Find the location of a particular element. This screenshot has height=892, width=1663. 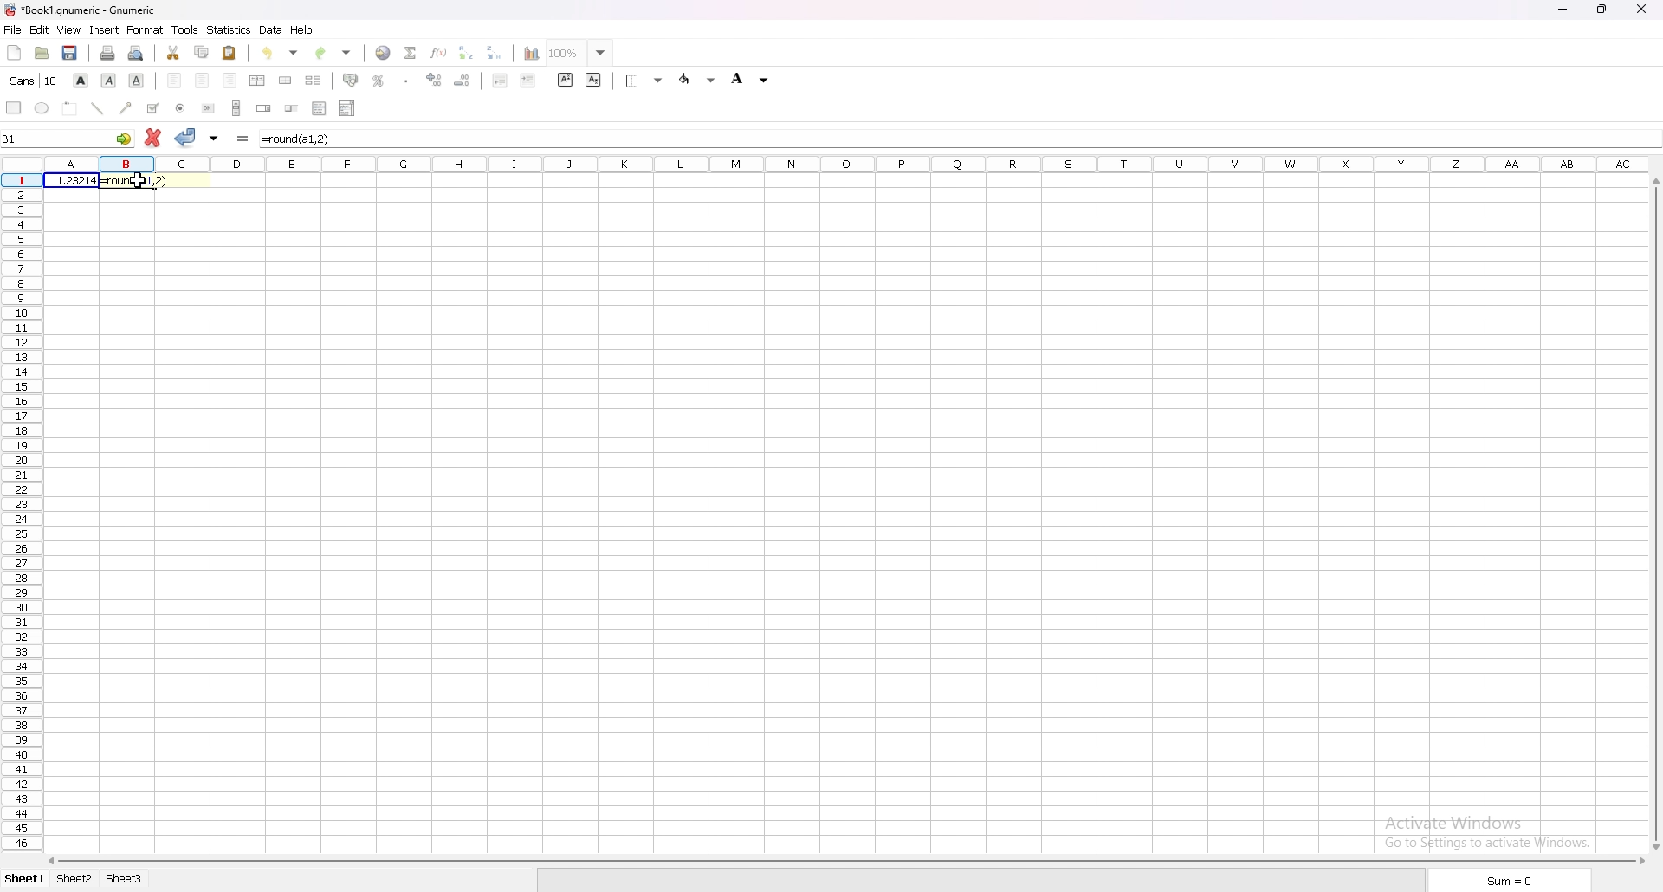

redo is located at coordinates (337, 53).